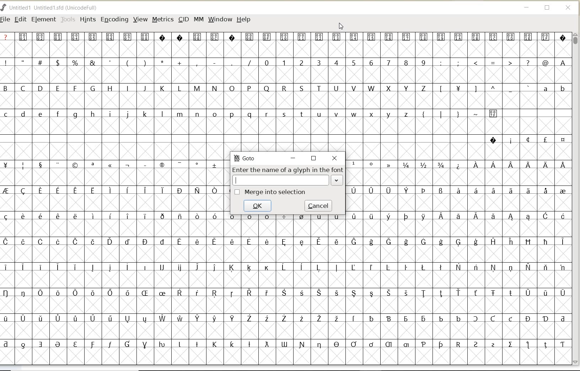 This screenshot has height=371, width=580. I want to click on uppercase letters, so click(216, 88).